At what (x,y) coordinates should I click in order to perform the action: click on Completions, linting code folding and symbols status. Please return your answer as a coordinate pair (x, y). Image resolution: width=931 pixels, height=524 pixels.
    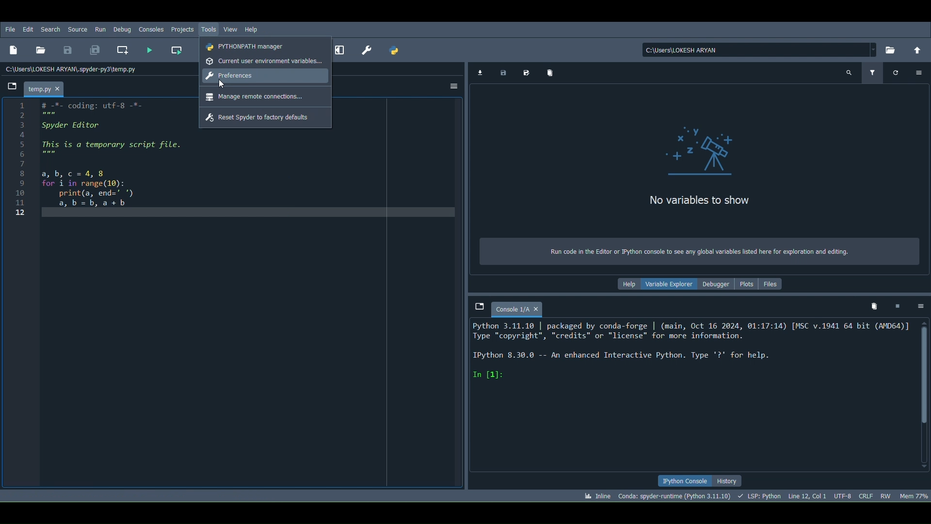
    Looking at the image, I should click on (760, 495).